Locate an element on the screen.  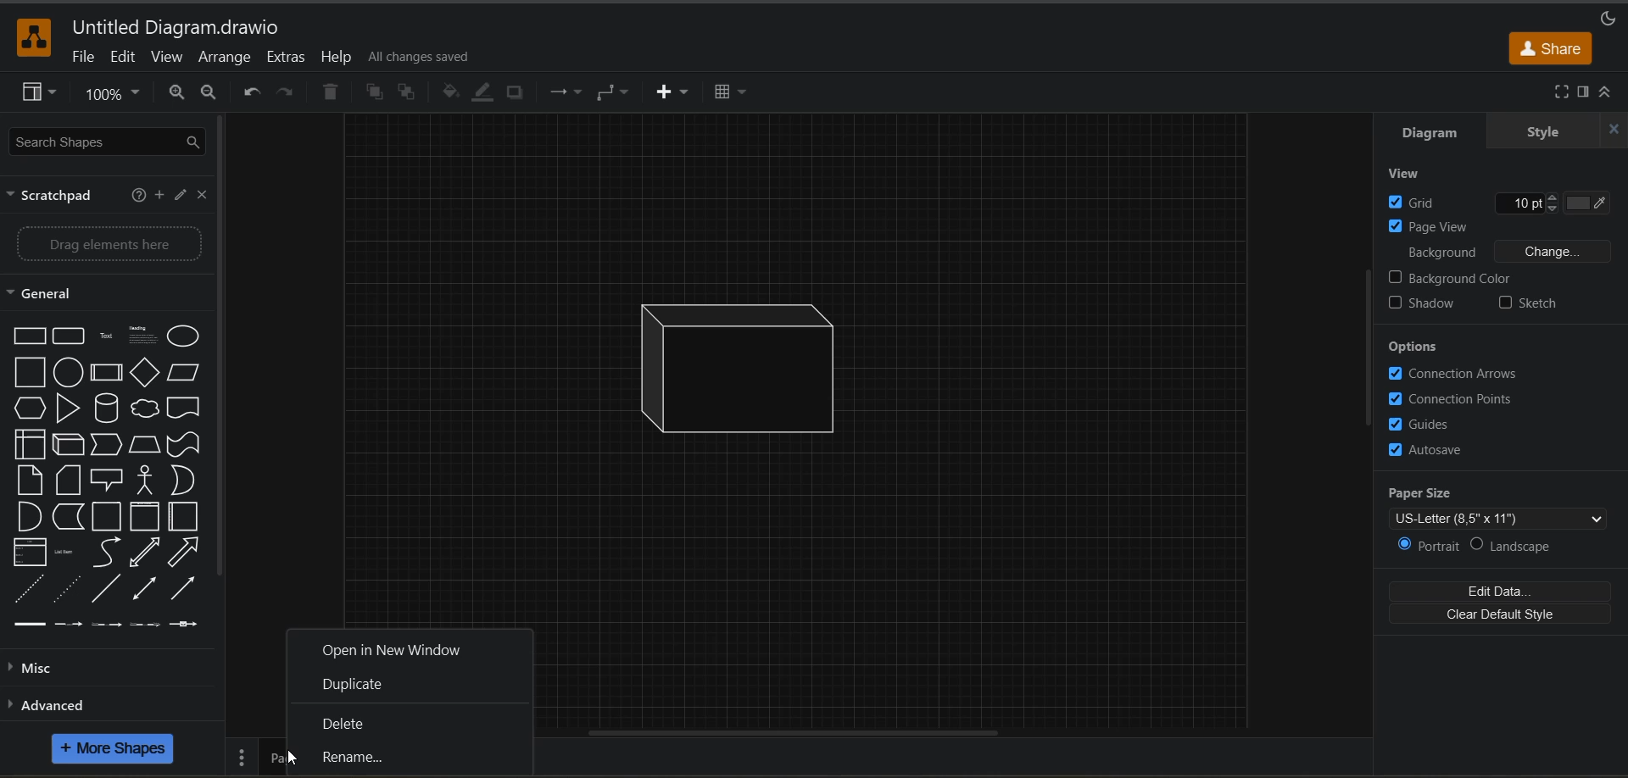
duplicate is located at coordinates (365, 684).